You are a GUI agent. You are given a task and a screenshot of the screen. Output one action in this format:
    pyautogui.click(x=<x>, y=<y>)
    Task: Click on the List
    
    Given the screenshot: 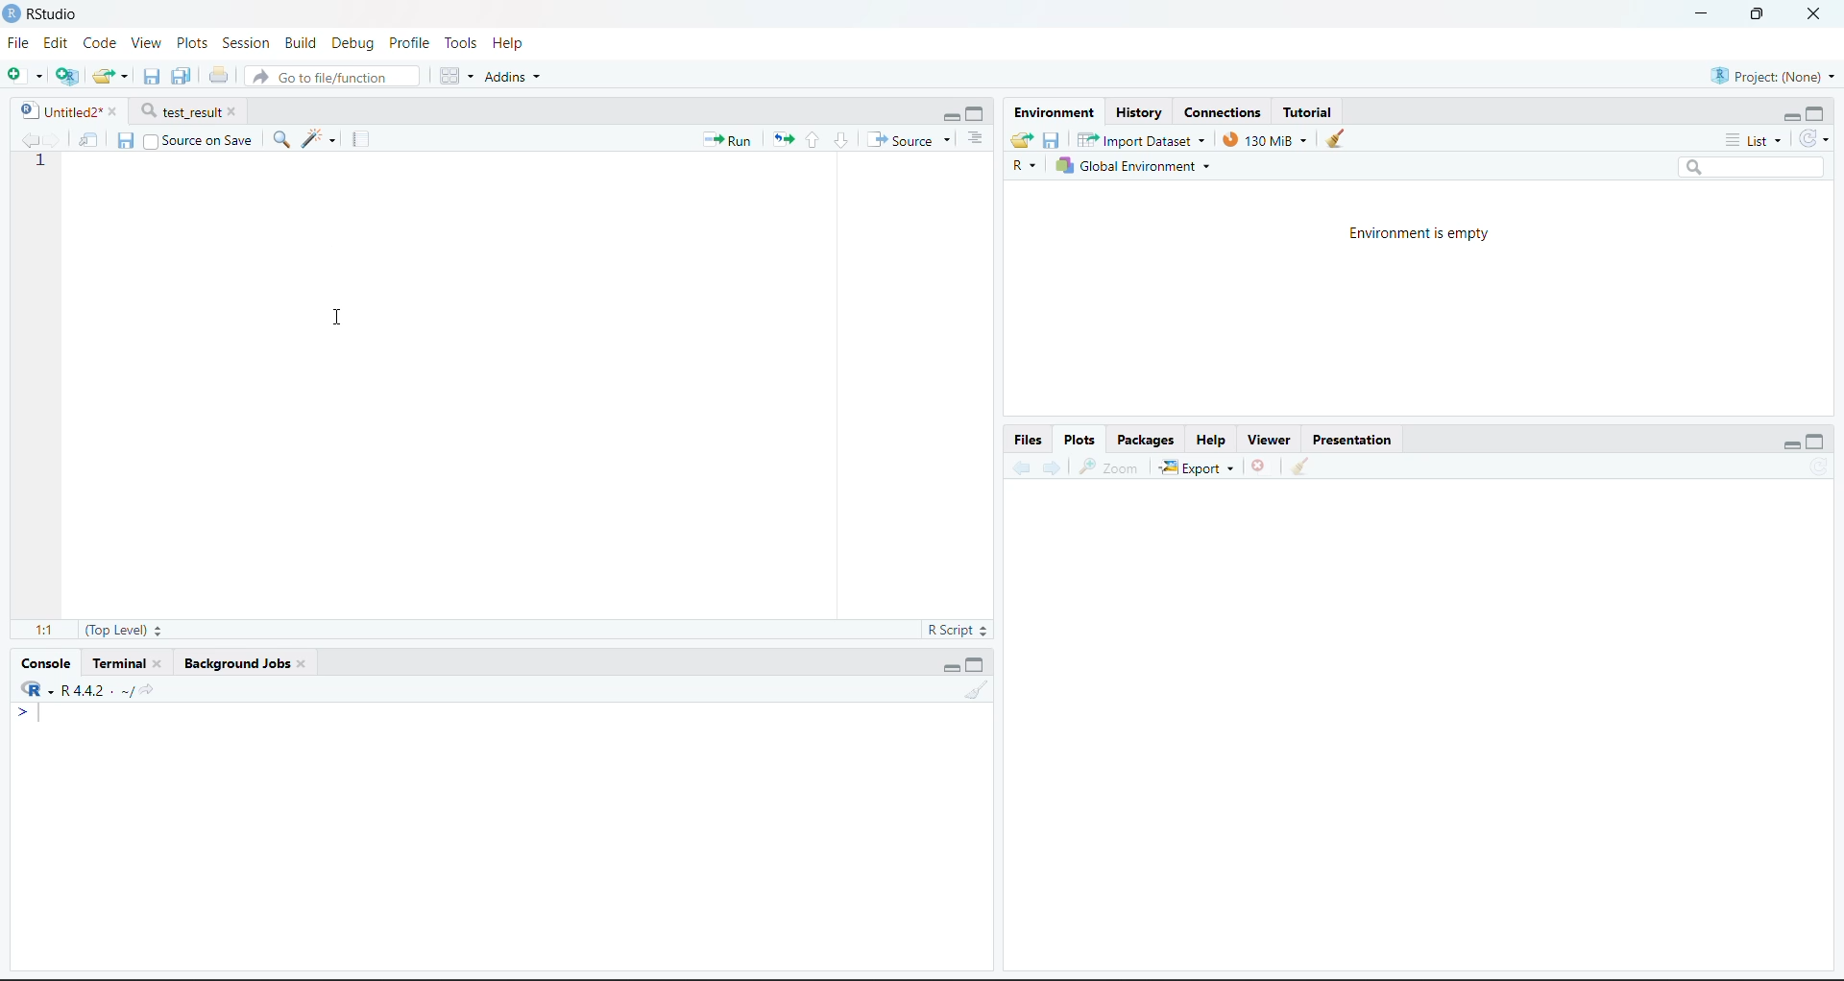 What is the action you would take?
    pyautogui.click(x=1753, y=139)
    